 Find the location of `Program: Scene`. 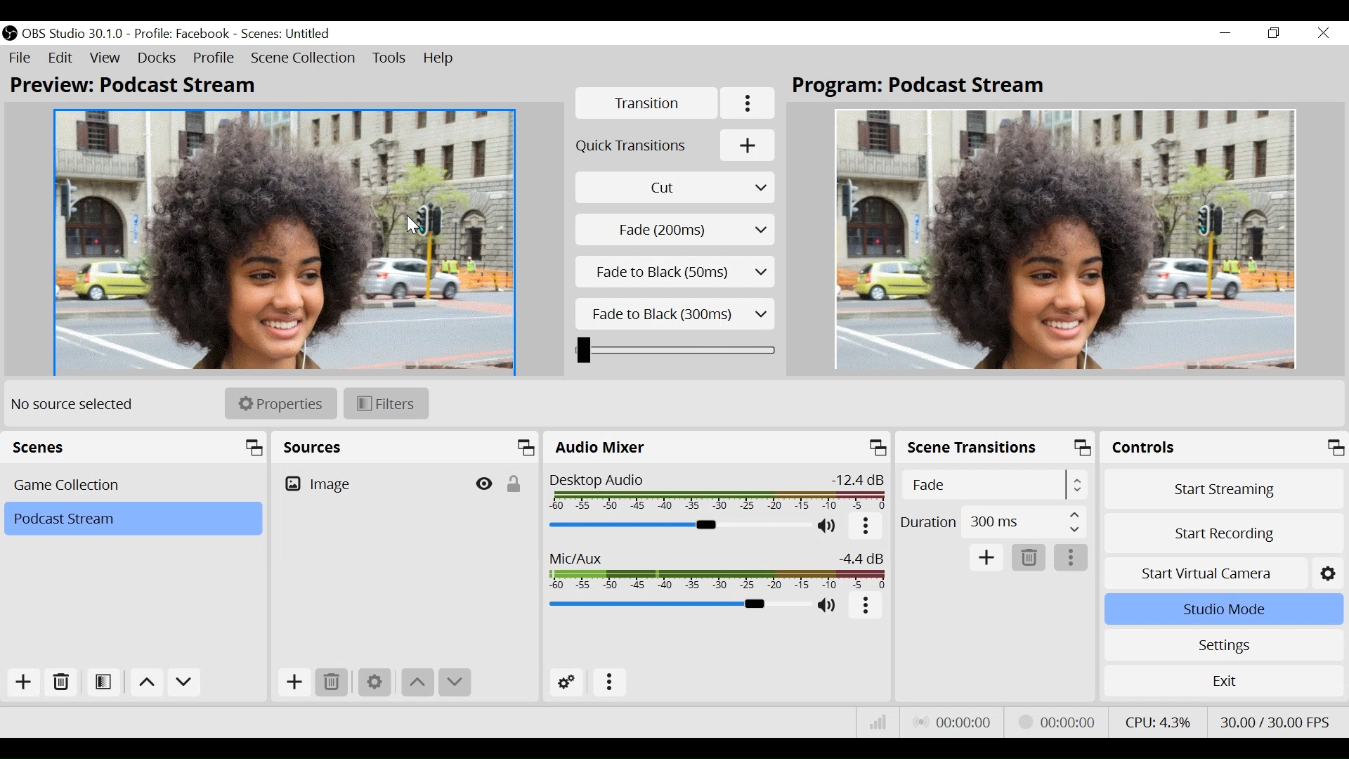

Program: Scene is located at coordinates (926, 87).